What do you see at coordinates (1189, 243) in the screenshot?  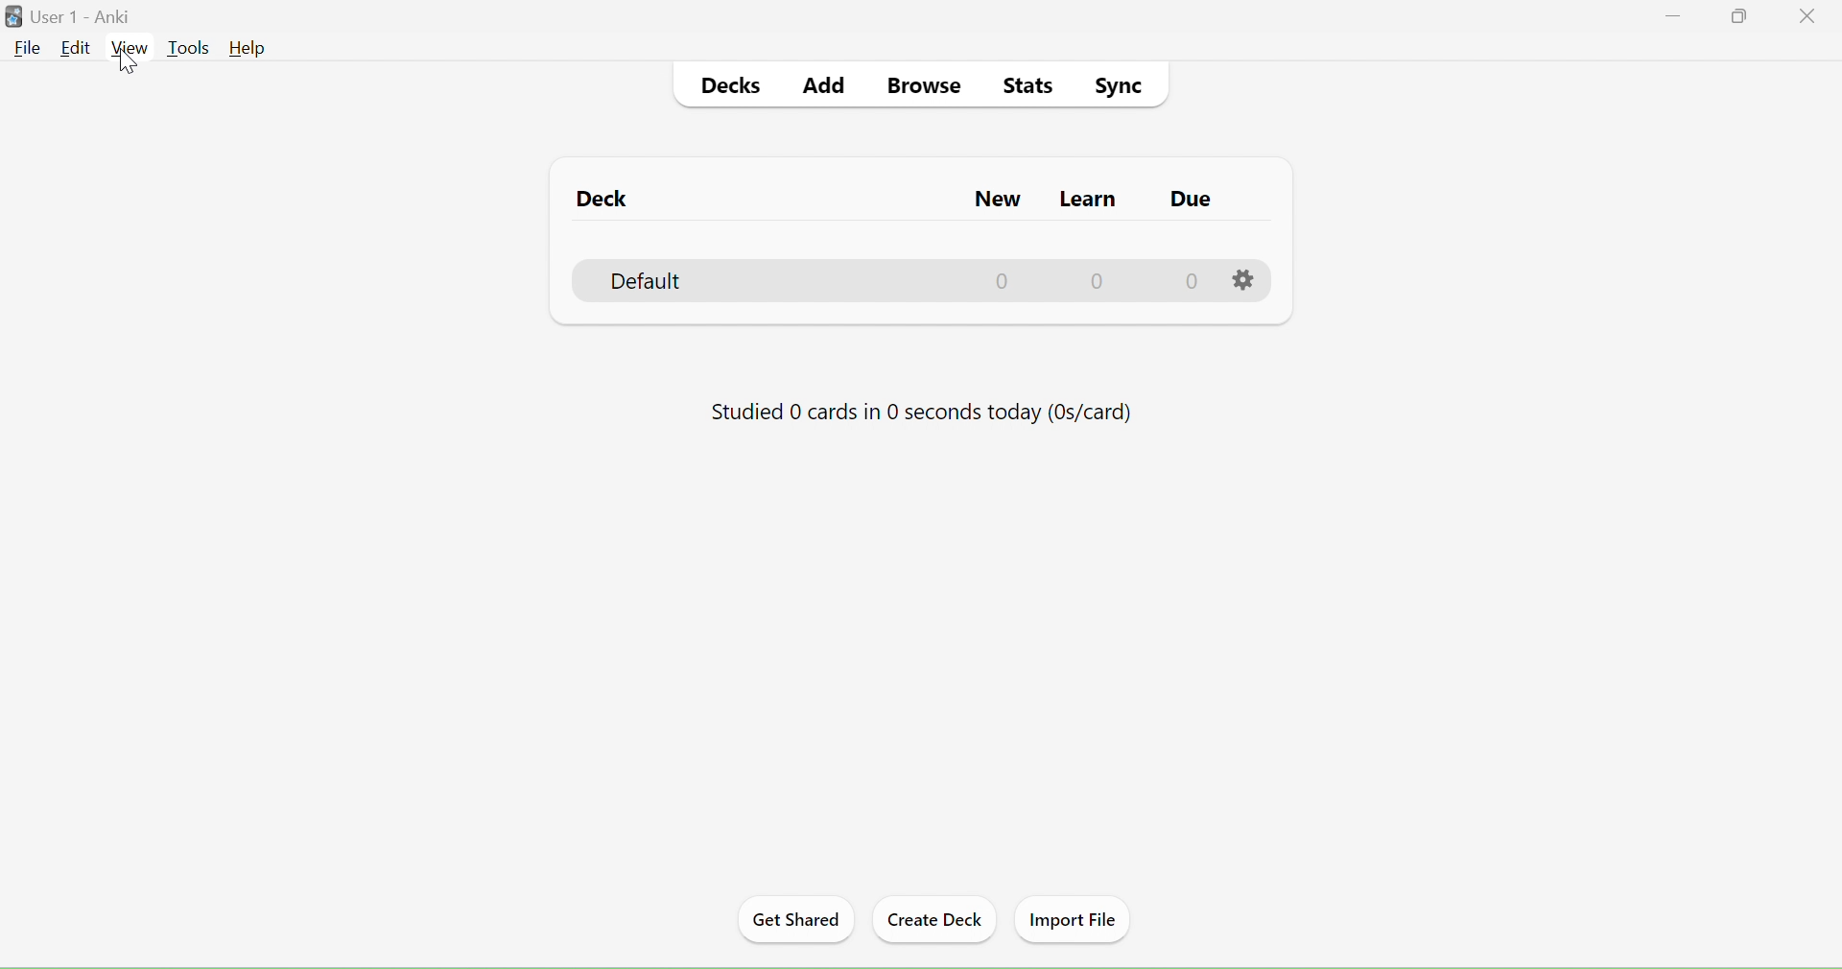 I see `due` at bounding box center [1189, 243].